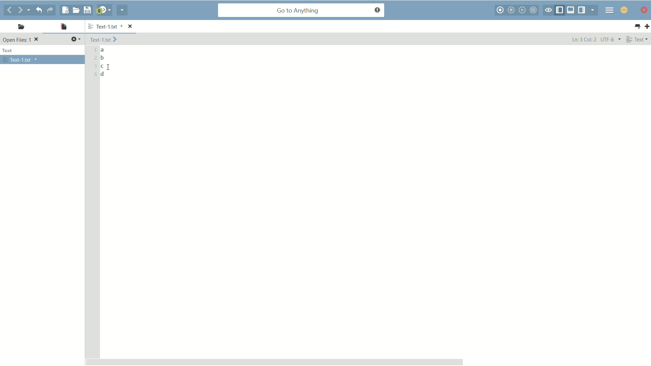 Image resolution: width=651 pixels, height=366 pixels. I want to click on text, so click(9, 51).